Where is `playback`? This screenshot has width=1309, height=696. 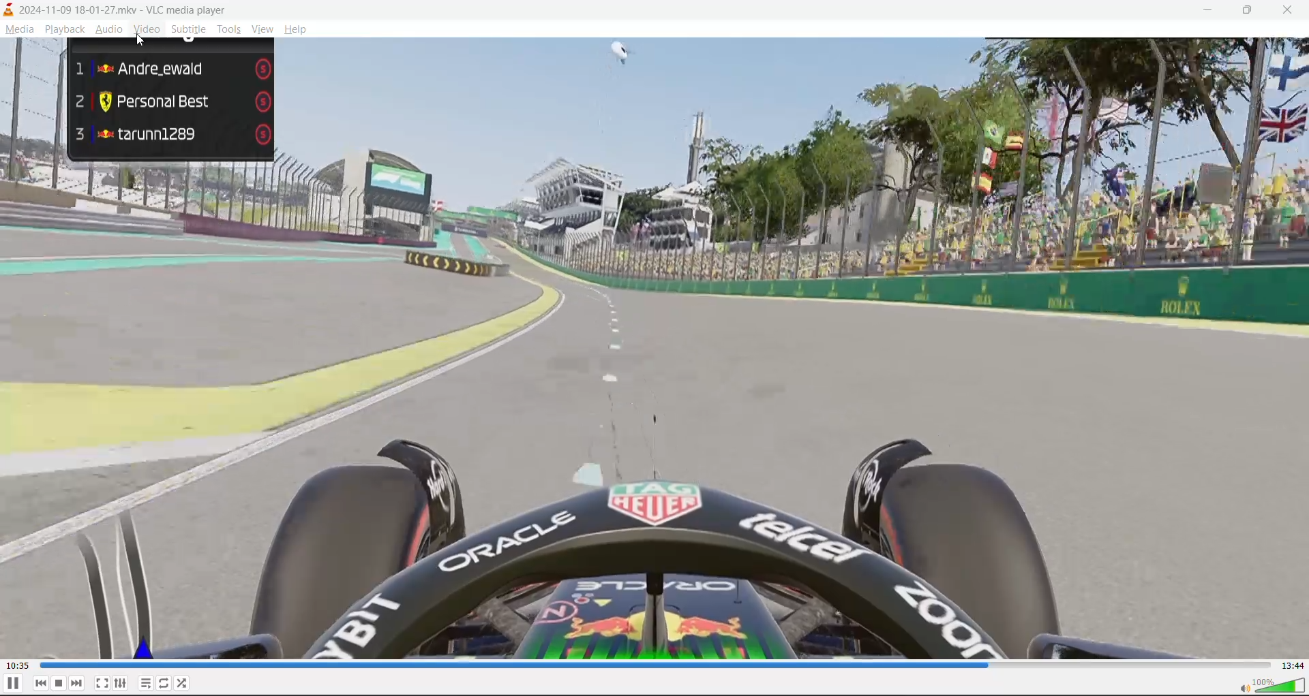
playback is located at coordinates (63, 31).